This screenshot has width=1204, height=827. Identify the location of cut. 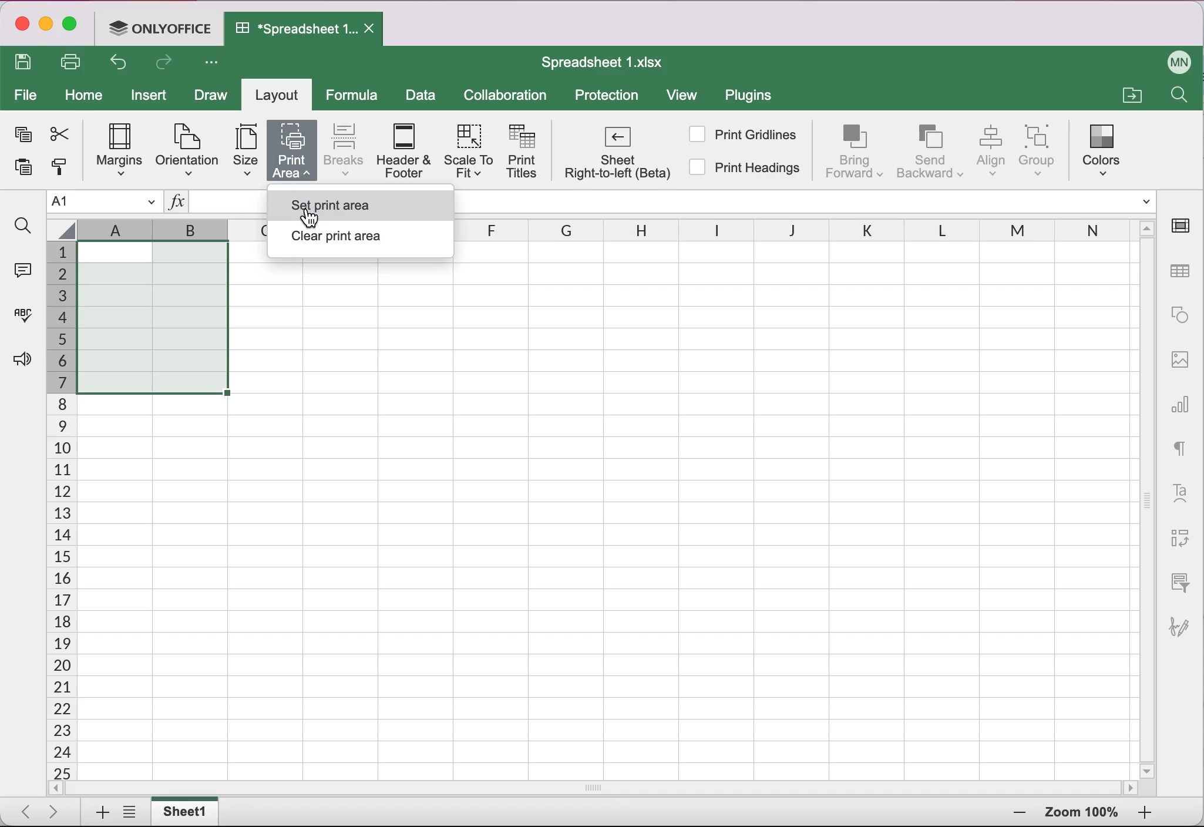
(58, 134).